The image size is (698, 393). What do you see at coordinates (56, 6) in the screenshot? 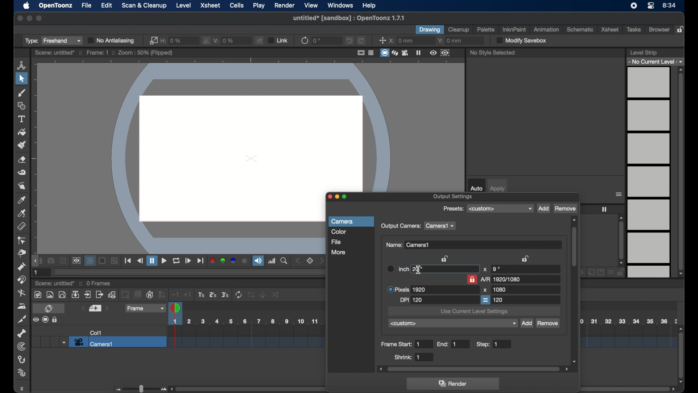
I see `opentoonz` at bounding box center [56, 6].